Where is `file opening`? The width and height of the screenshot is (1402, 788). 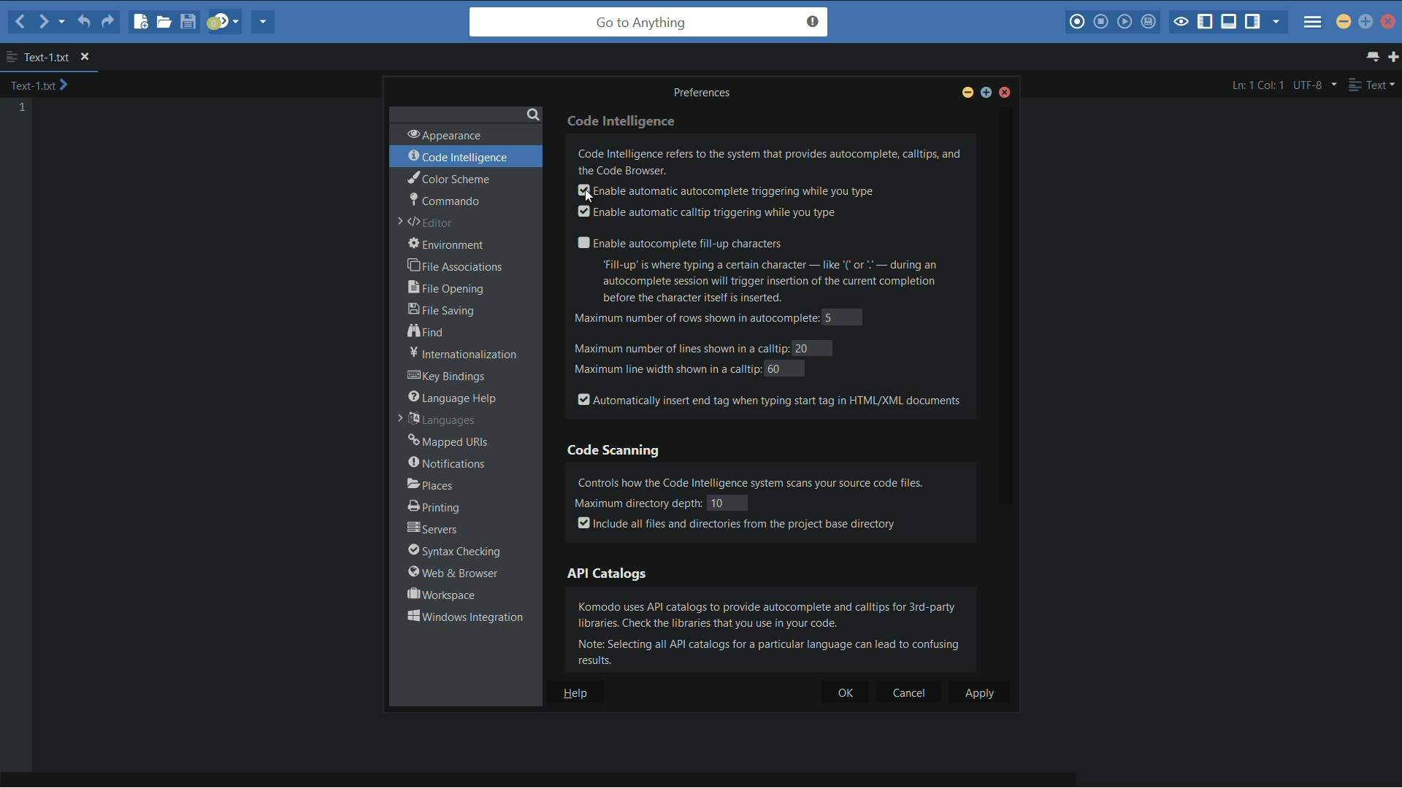
file opening is located at coordinates (448, 287).